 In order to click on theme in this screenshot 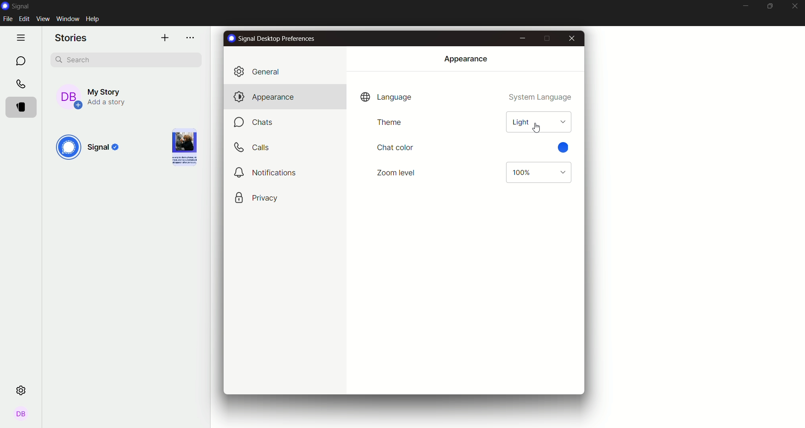, I will do `click(389, 122)`.